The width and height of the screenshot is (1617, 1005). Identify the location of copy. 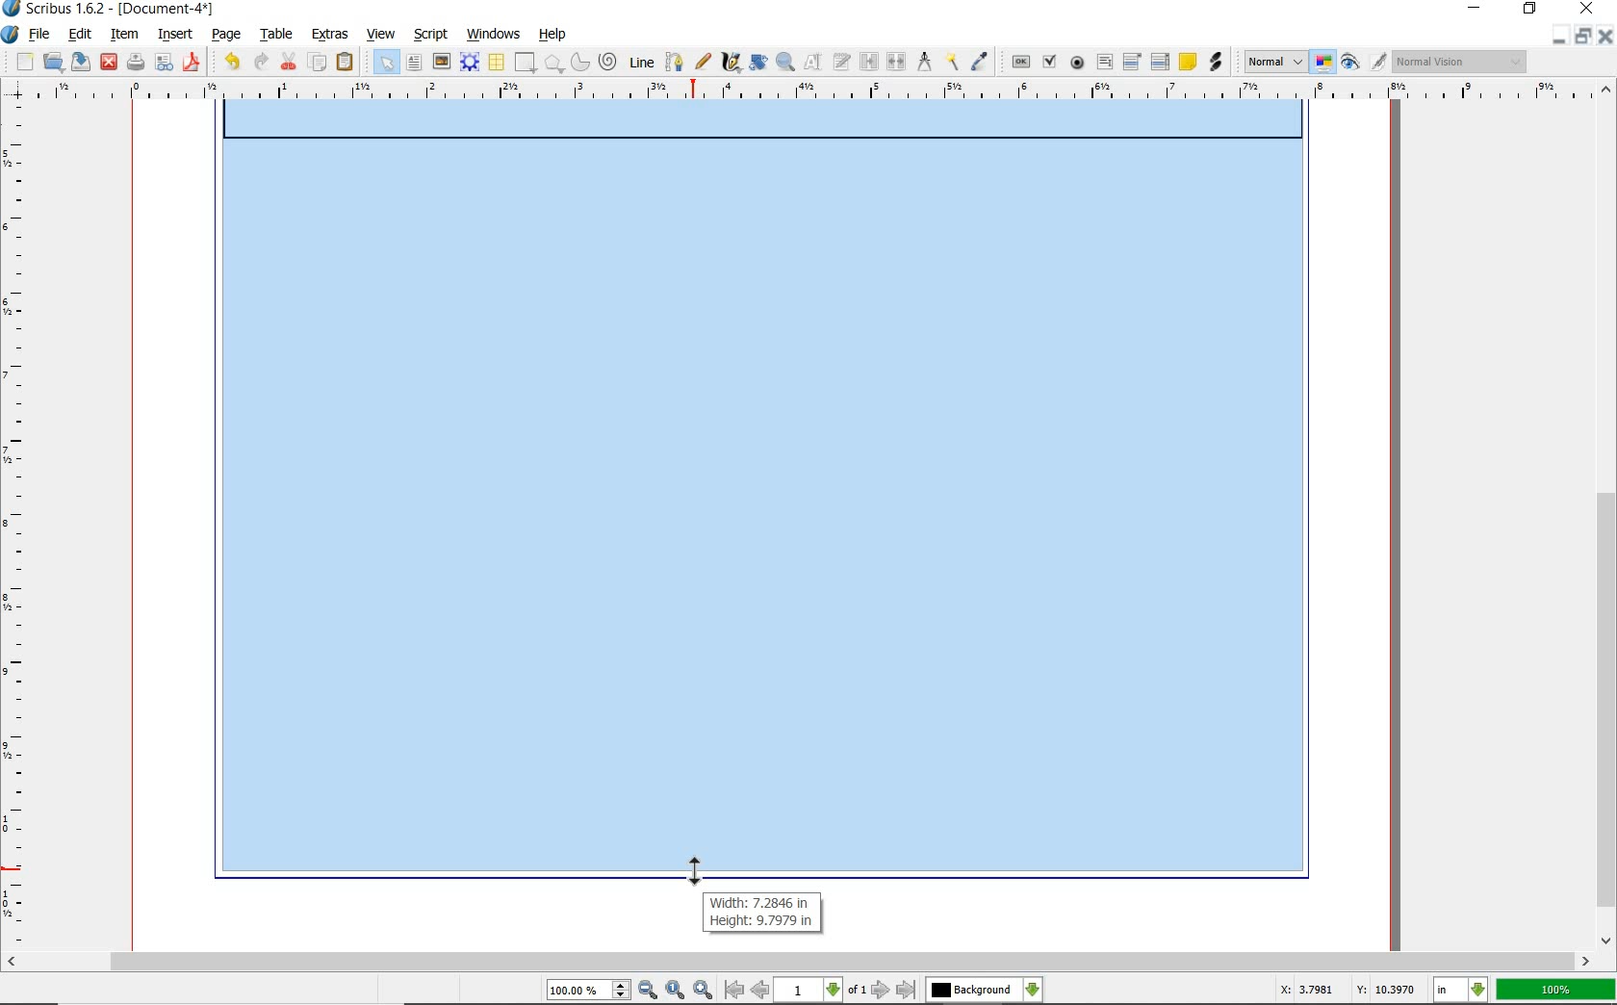
(319, 63).